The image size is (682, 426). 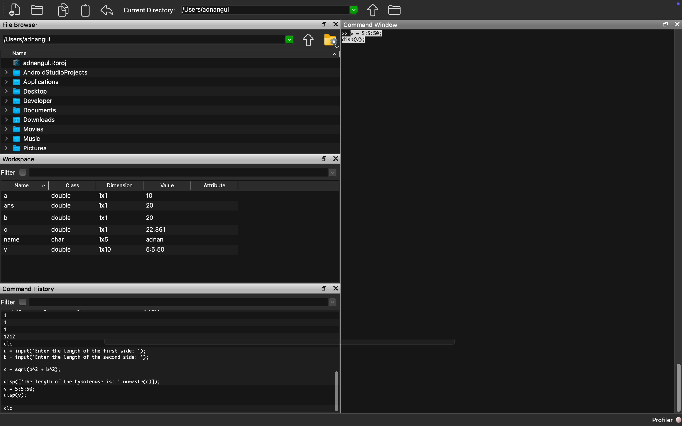 I want to click on Back, so click(x=107, y=10).